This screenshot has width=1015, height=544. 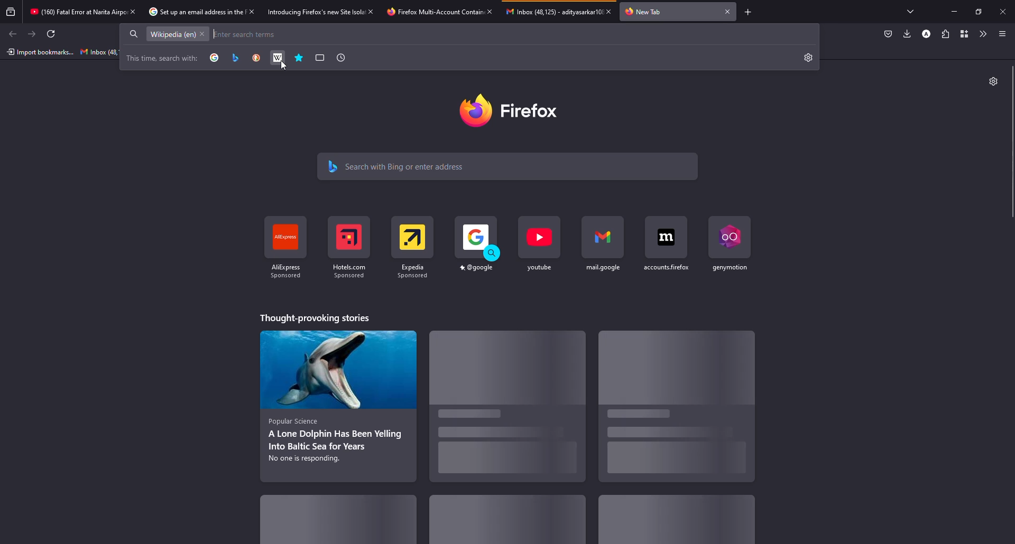 I want to click on import, so click(x=39, y=53).